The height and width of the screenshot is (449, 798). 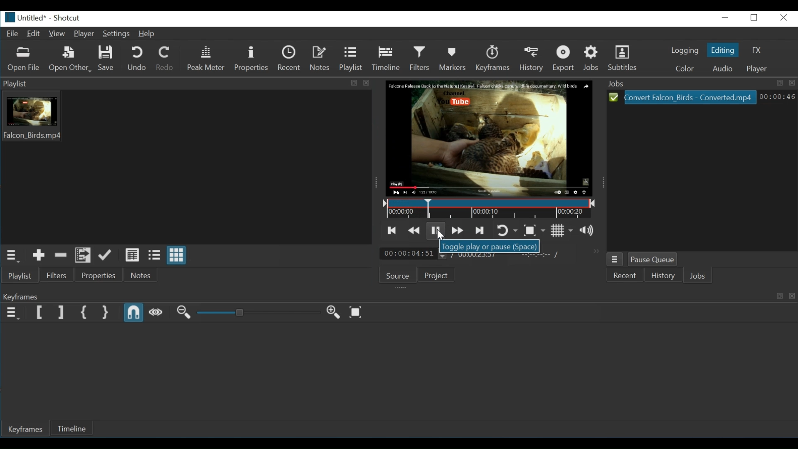 I want to click on Set Filter first, so click(x=38, y=313).